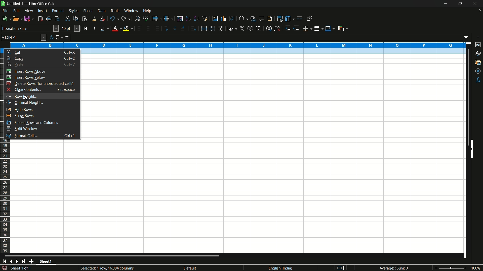  I want to click on find and replace, so click(137, 18).